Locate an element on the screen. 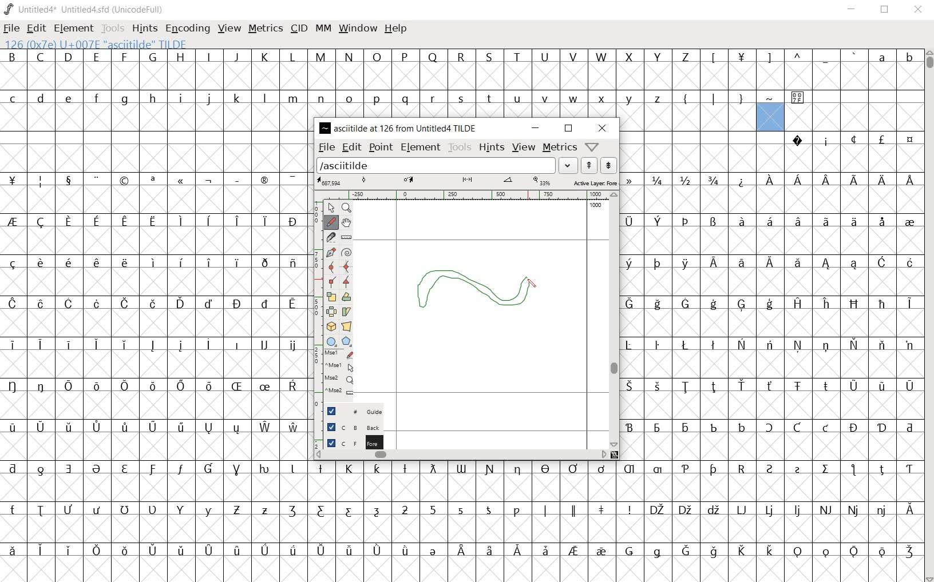  add a curve point always either horizontal or vertical is located at coordinates (347, 268).